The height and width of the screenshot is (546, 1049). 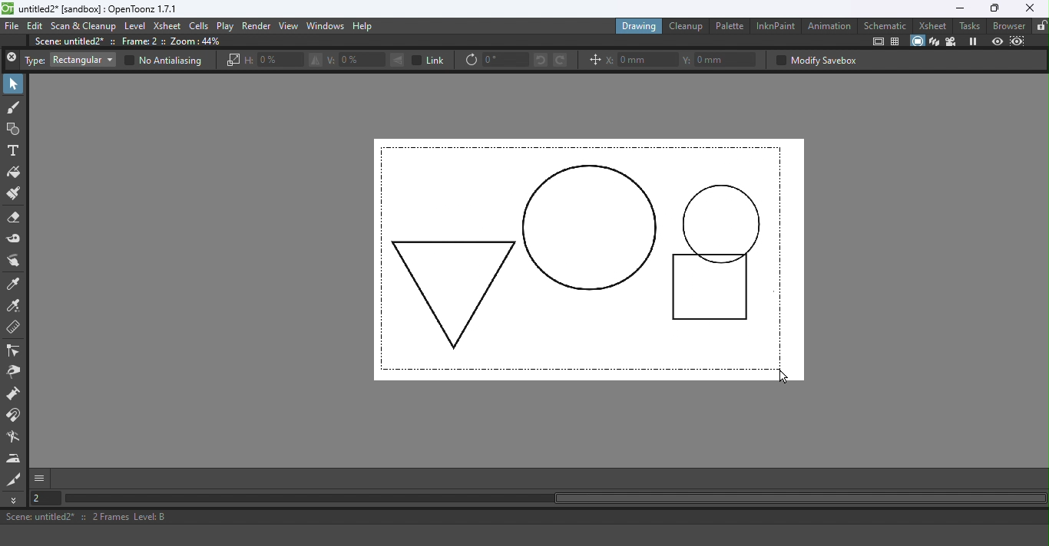 What do you see at coordinates (289, 26) in the screenshot?
I see `View` at bounding box center [289, 26].